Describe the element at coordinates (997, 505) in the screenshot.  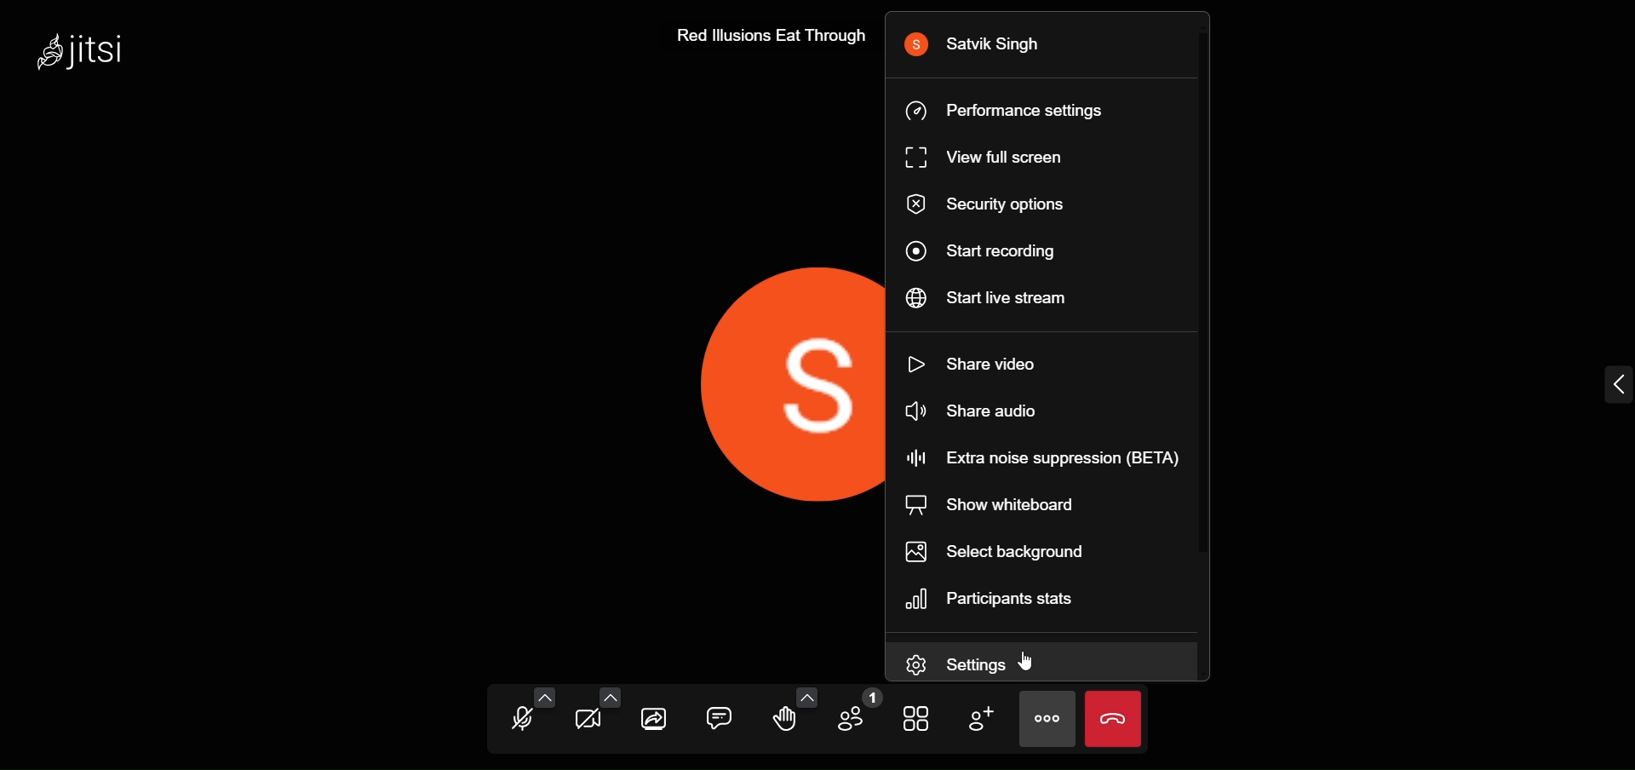
I see `show whiteboard` at that location.